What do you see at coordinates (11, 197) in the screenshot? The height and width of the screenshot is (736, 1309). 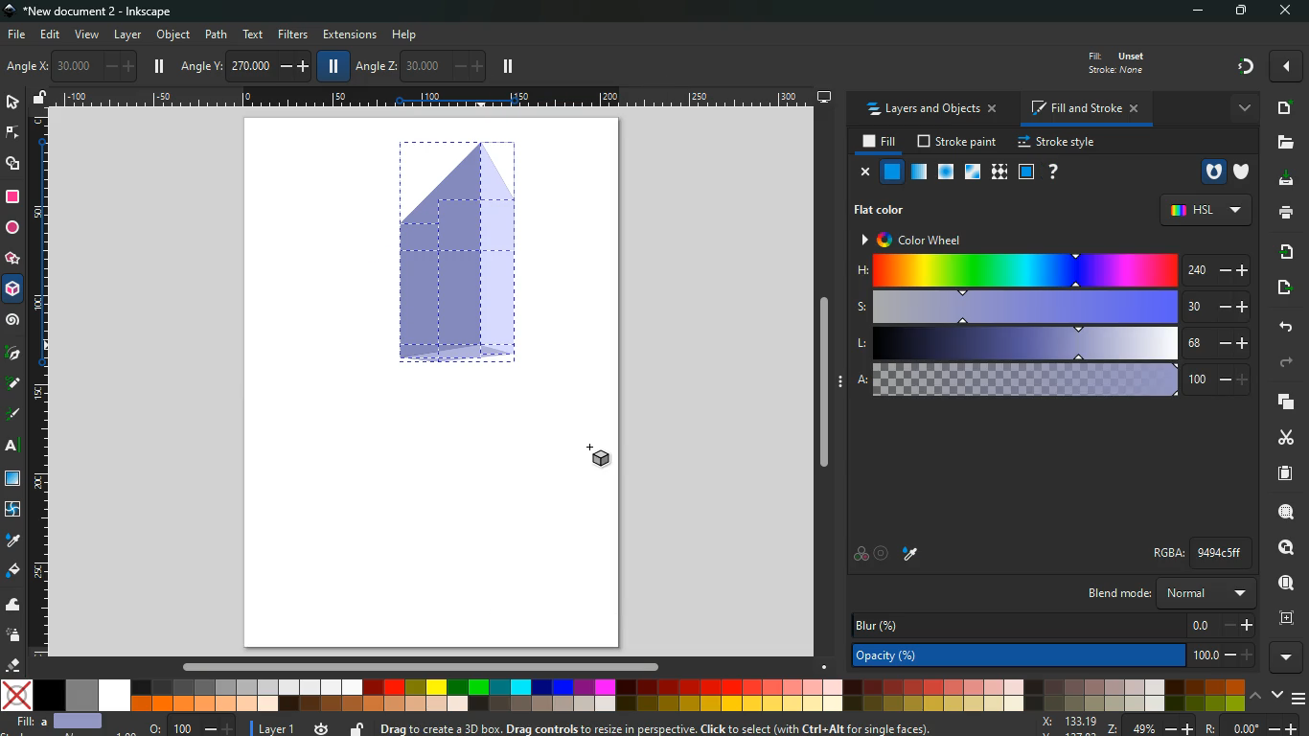 I see `rectangle` at bounding box center [11, 197].